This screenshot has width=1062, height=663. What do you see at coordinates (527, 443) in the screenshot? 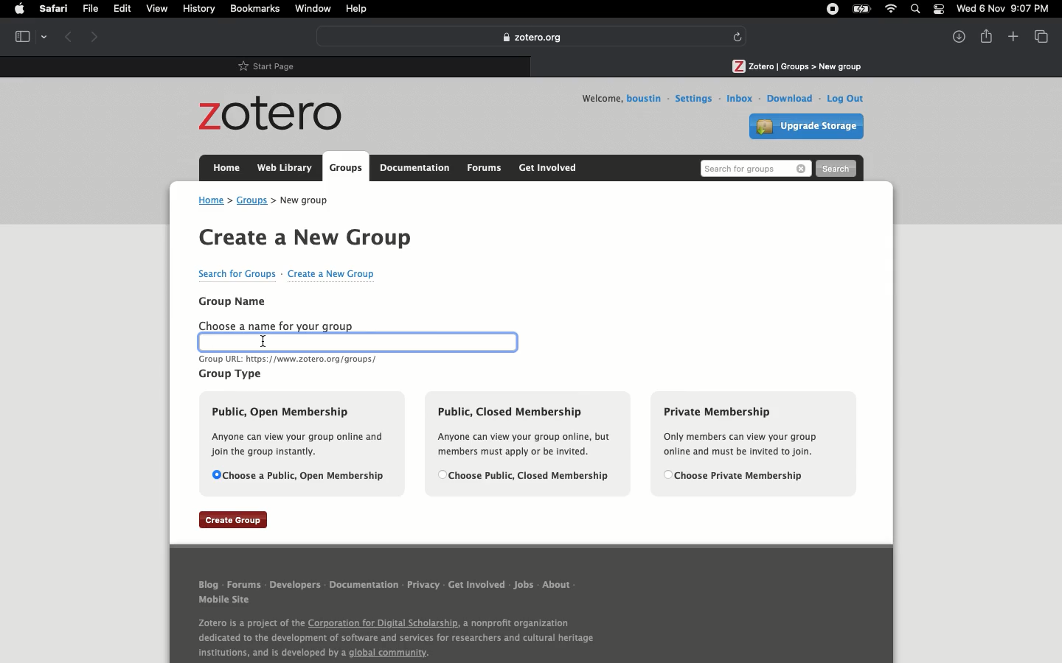
I see `Public, closed membership` at bounding box center [527, 443].